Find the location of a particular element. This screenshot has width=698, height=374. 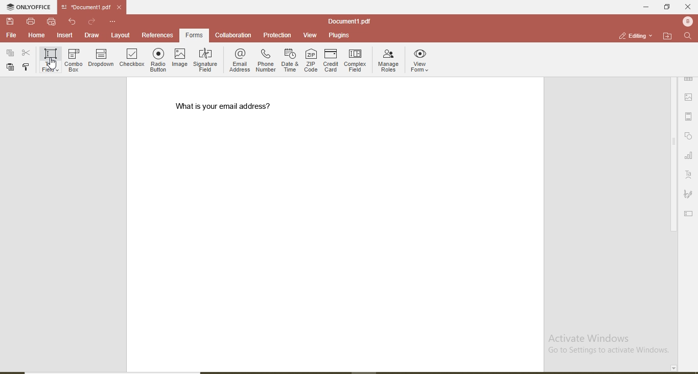

what is your email address? is located at coordinates (228, 106).